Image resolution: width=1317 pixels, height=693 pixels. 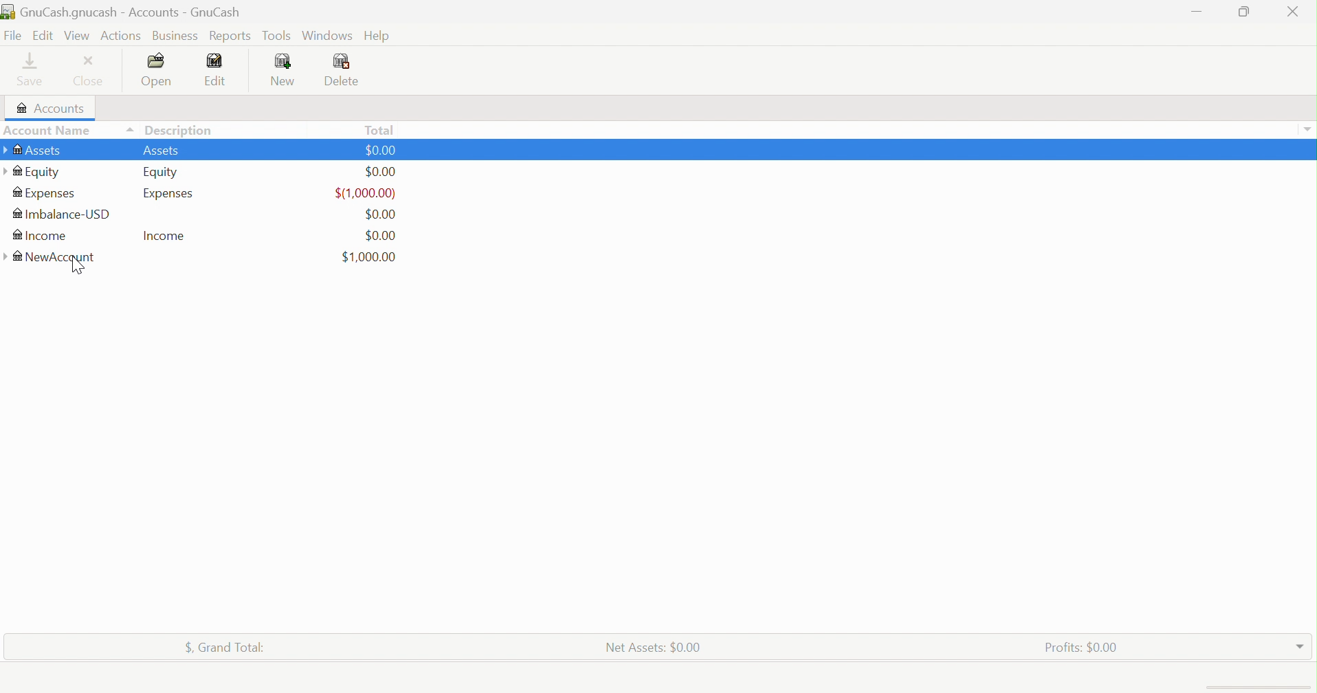 I want to click on Assets, so click(x=162, y=152).